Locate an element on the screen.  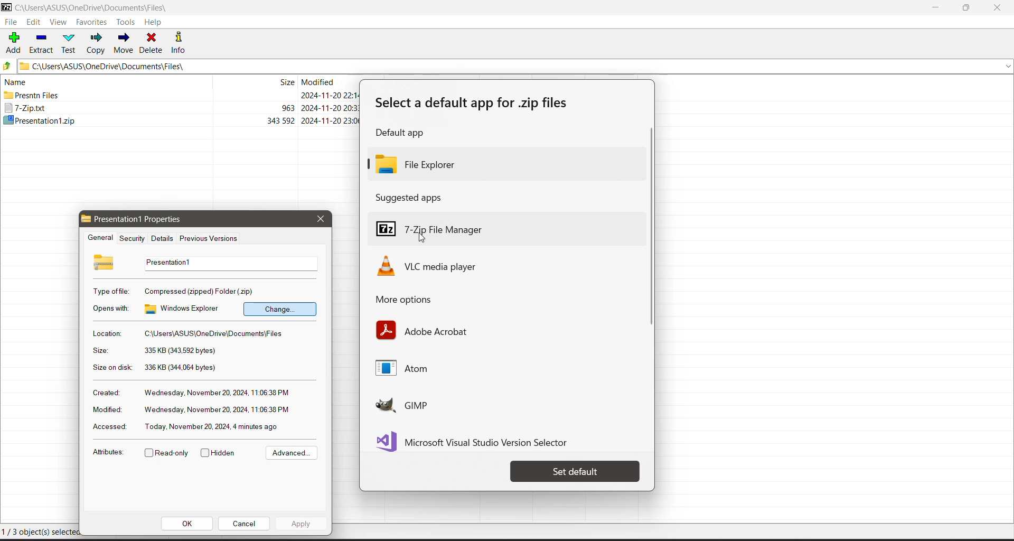
7-Zip is located at coordinates (182, 107).